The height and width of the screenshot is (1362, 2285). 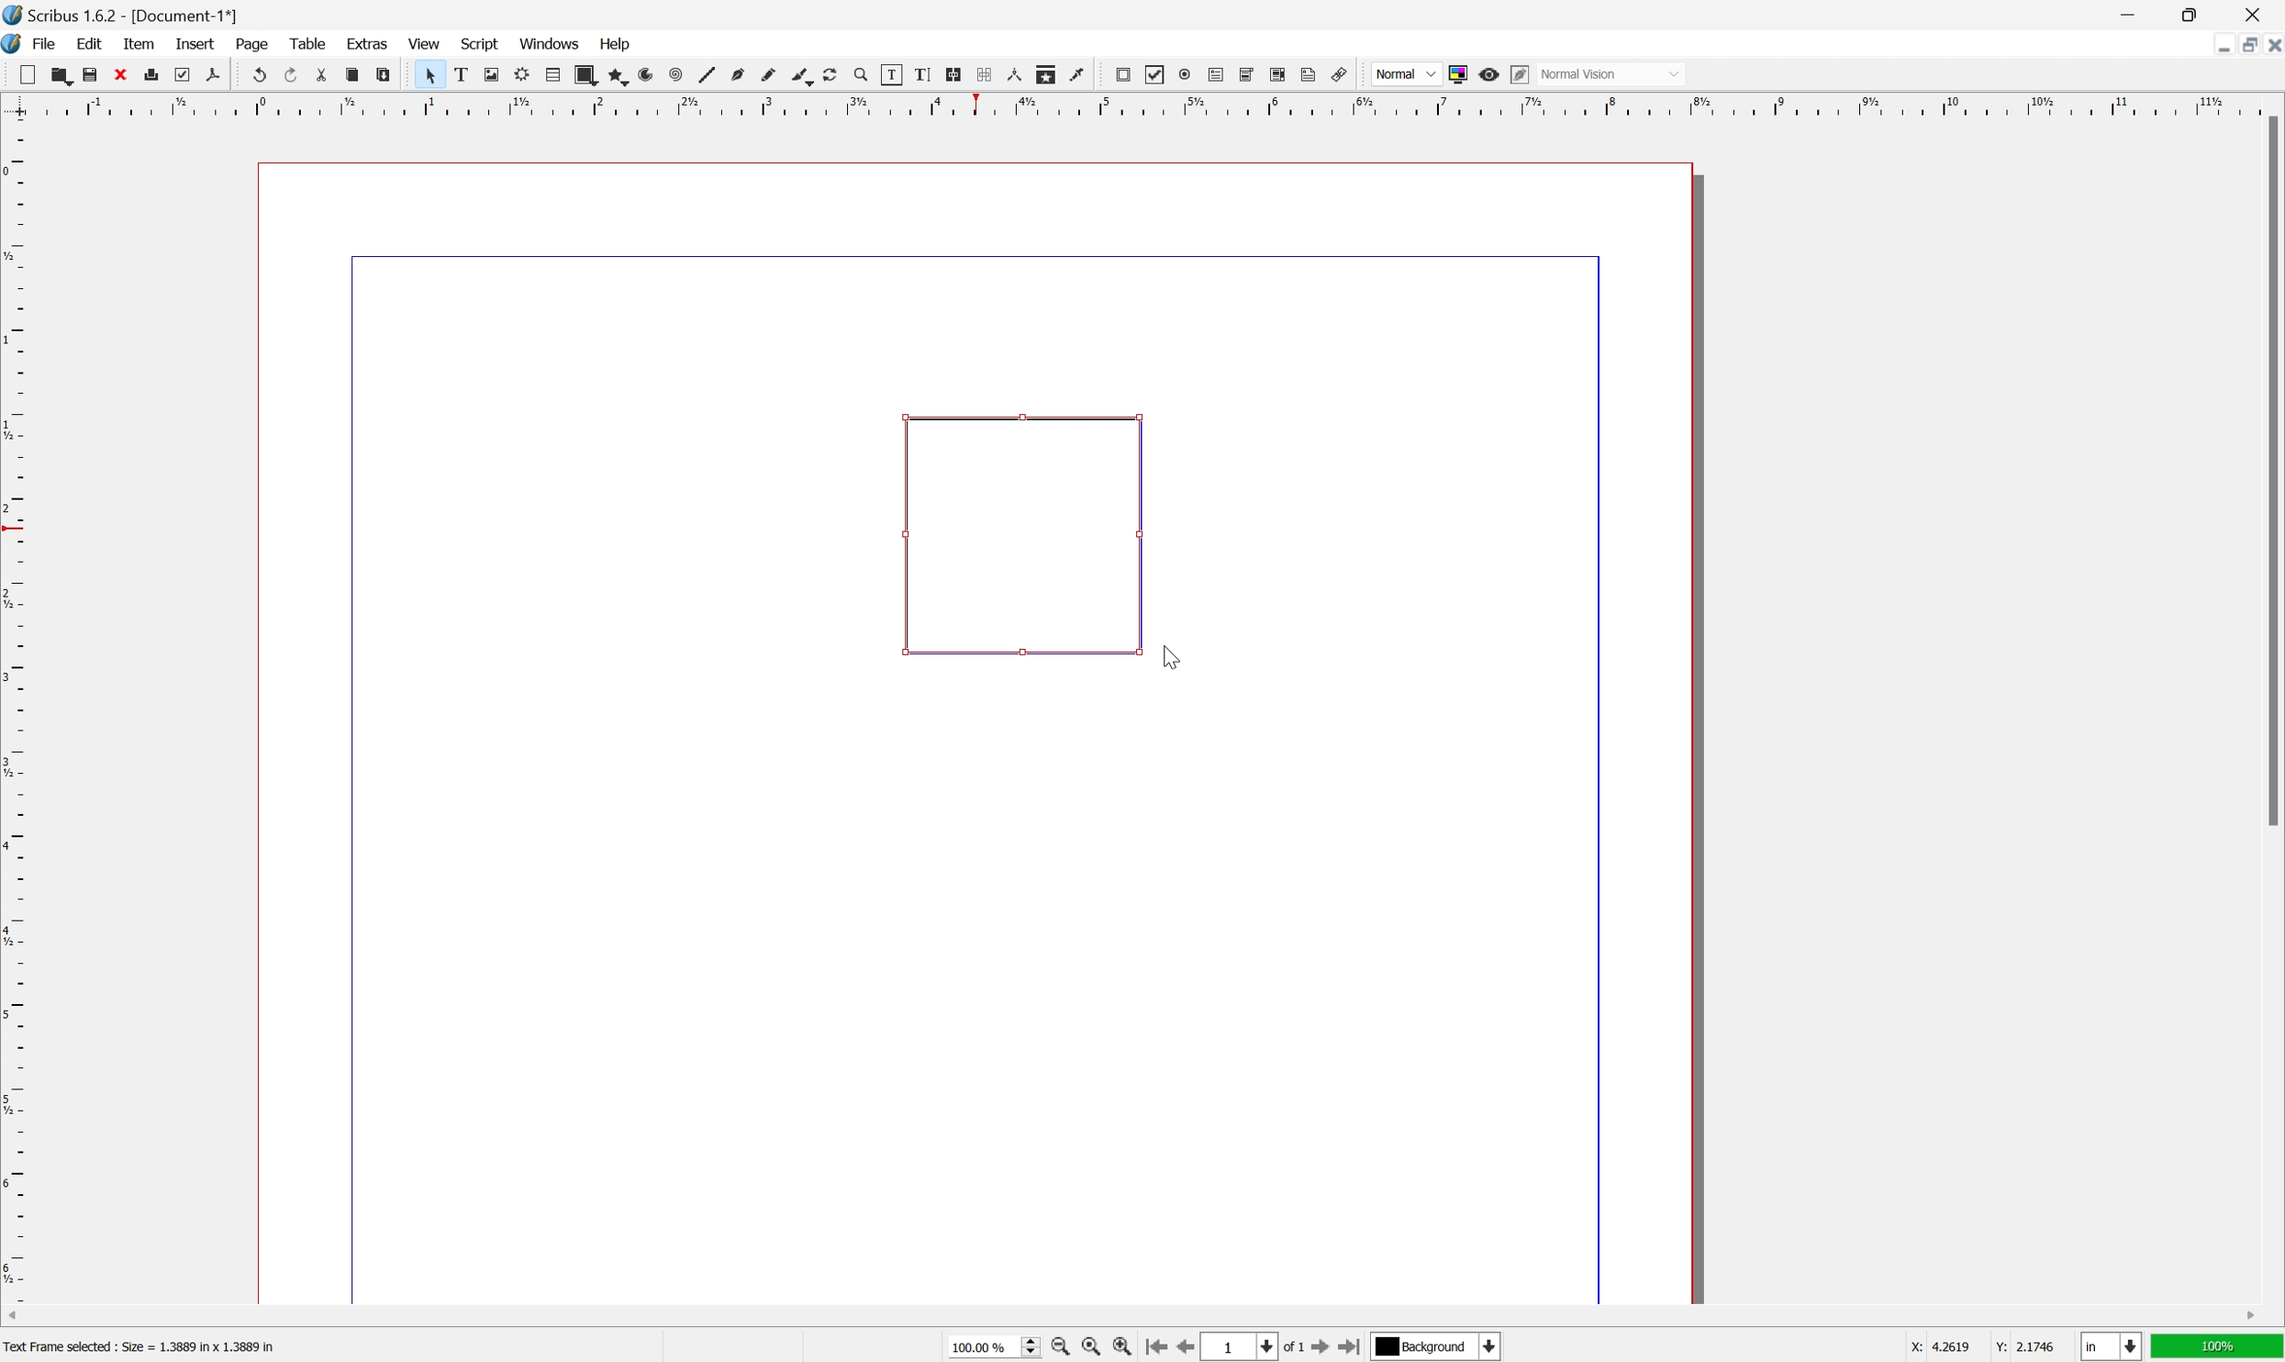 What do you see at coordinates (550, 42) in the screenshot?
I see `windows` at bounding box center [550, 42].